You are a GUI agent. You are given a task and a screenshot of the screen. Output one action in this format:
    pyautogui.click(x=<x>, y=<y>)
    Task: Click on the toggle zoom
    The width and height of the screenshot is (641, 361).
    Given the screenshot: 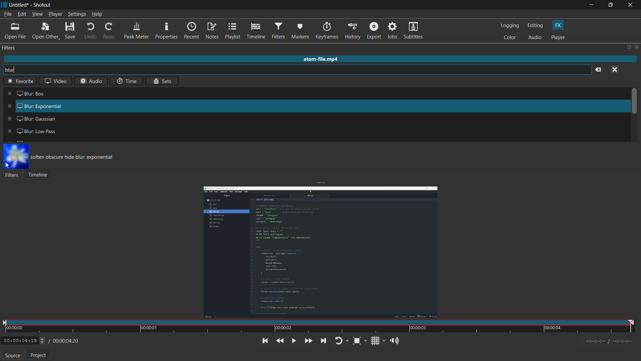 What is the action you would take?
    pyautogui.click(x=360, y=341)
    